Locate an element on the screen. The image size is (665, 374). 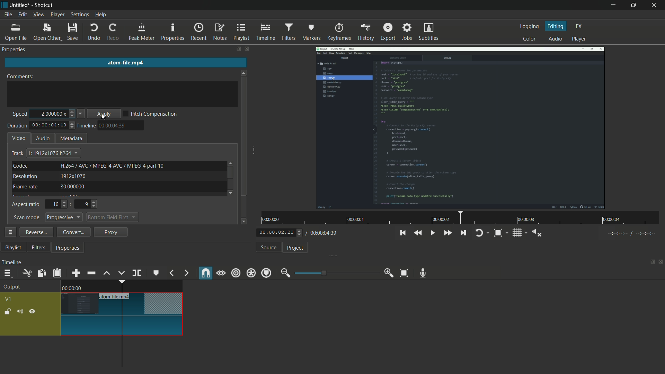
split at playhead is located at coordinates (136, 273).